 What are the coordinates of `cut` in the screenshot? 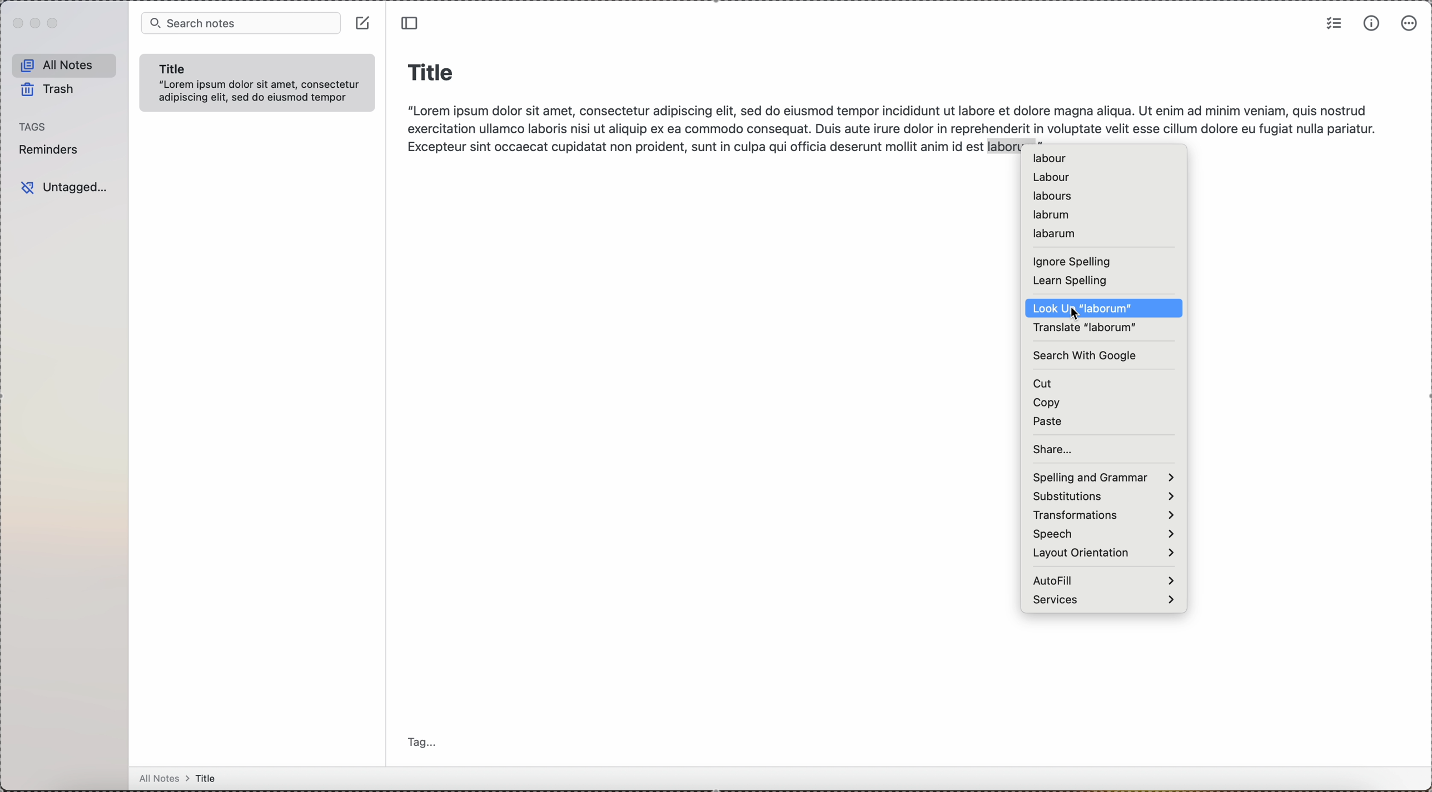 It's located at (1043, 383).